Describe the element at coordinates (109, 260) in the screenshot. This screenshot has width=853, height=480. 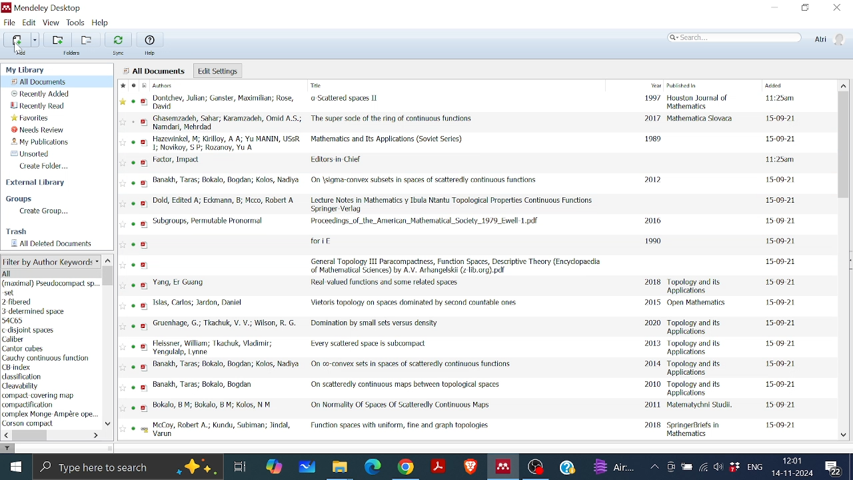
I see `Move up in filter by author keyword` at that location.